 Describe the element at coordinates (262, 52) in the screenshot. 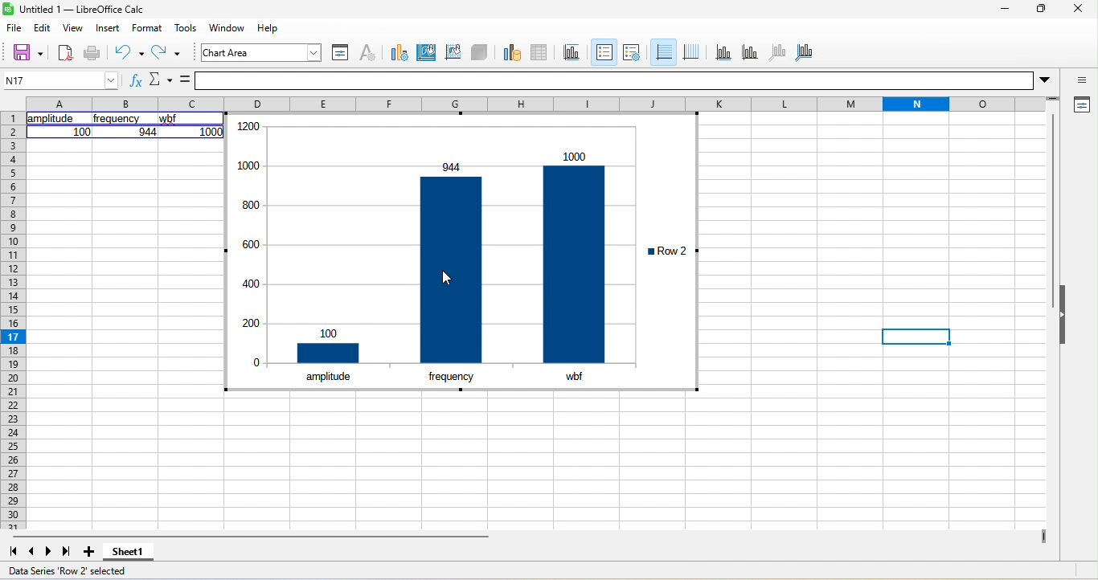

I see `chart area` at that location.